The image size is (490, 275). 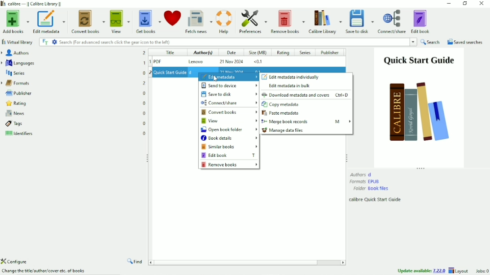 What do you see at coordinates (227, 86) in the screenshot?
I see `Send to device` at bounding box center [227, 86].